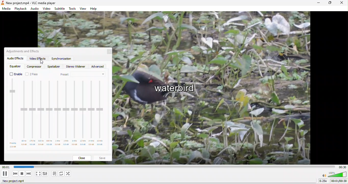  What do you see at coordinates (75, 67) in the screenshot?
I see `stereo widener` at bounding box center [75, 67].